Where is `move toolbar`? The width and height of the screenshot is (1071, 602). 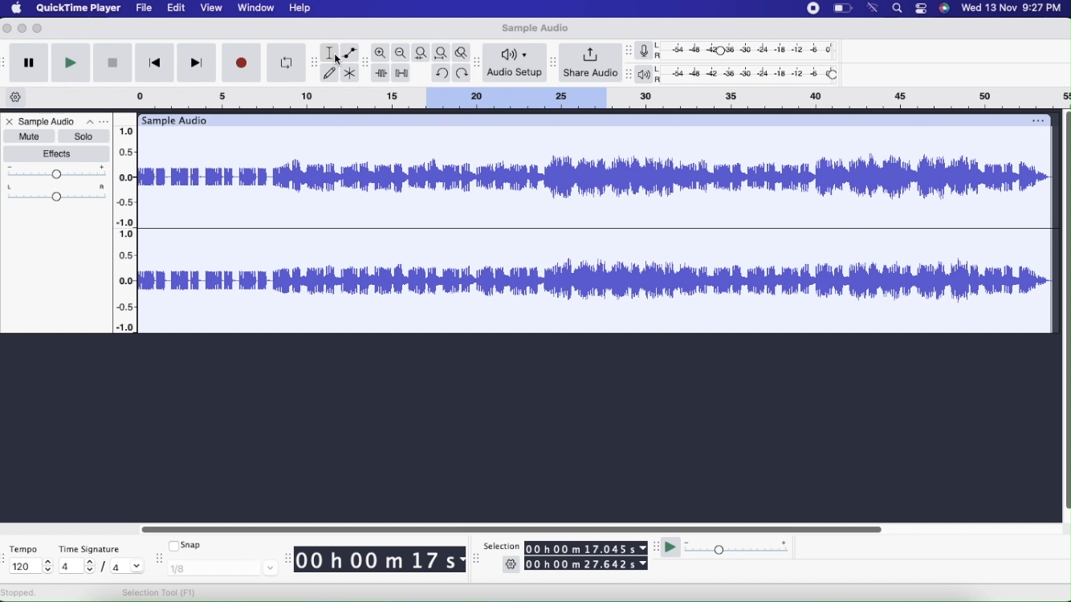
move toolbar is located at coordinates (655, 546).